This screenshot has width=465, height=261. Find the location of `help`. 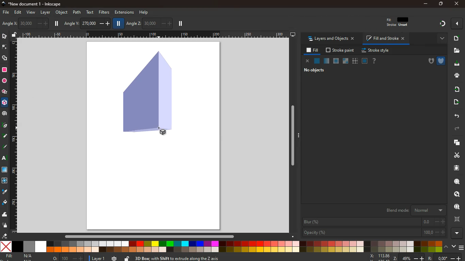

help is located at coordinates (374, 61).